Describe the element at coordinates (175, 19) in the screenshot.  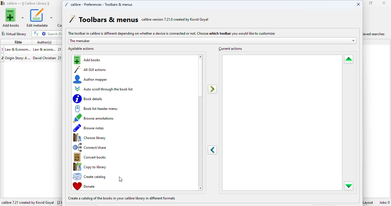
I see `calibre version 7.21.0 created by Kovid Goyal` at that location.